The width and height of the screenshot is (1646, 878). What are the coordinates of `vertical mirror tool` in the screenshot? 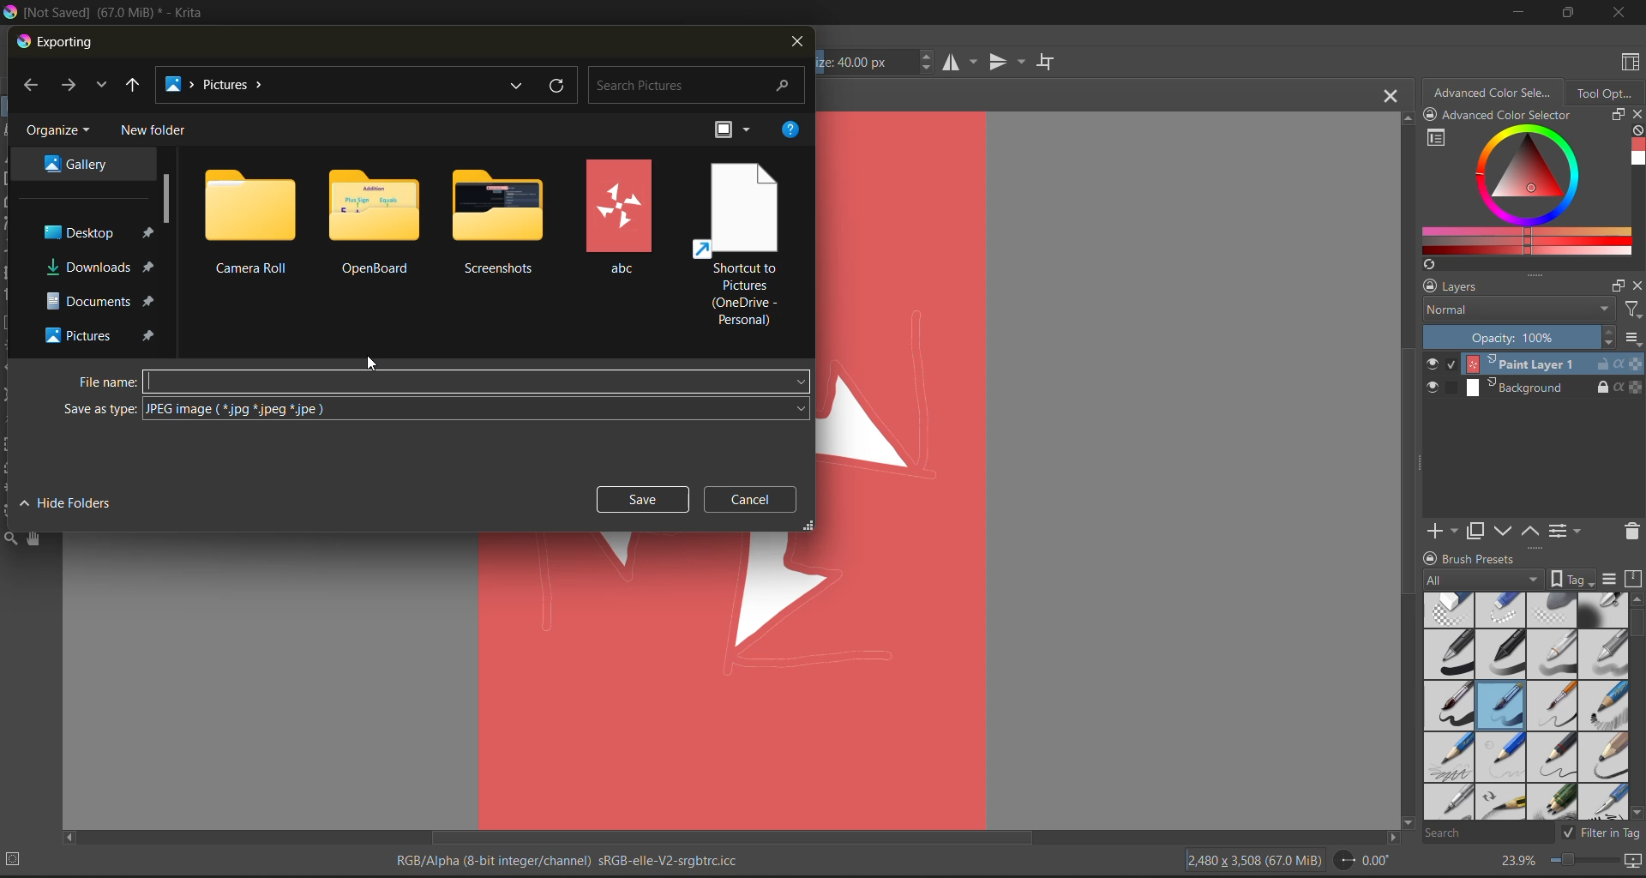 It's located at (1008, 62).